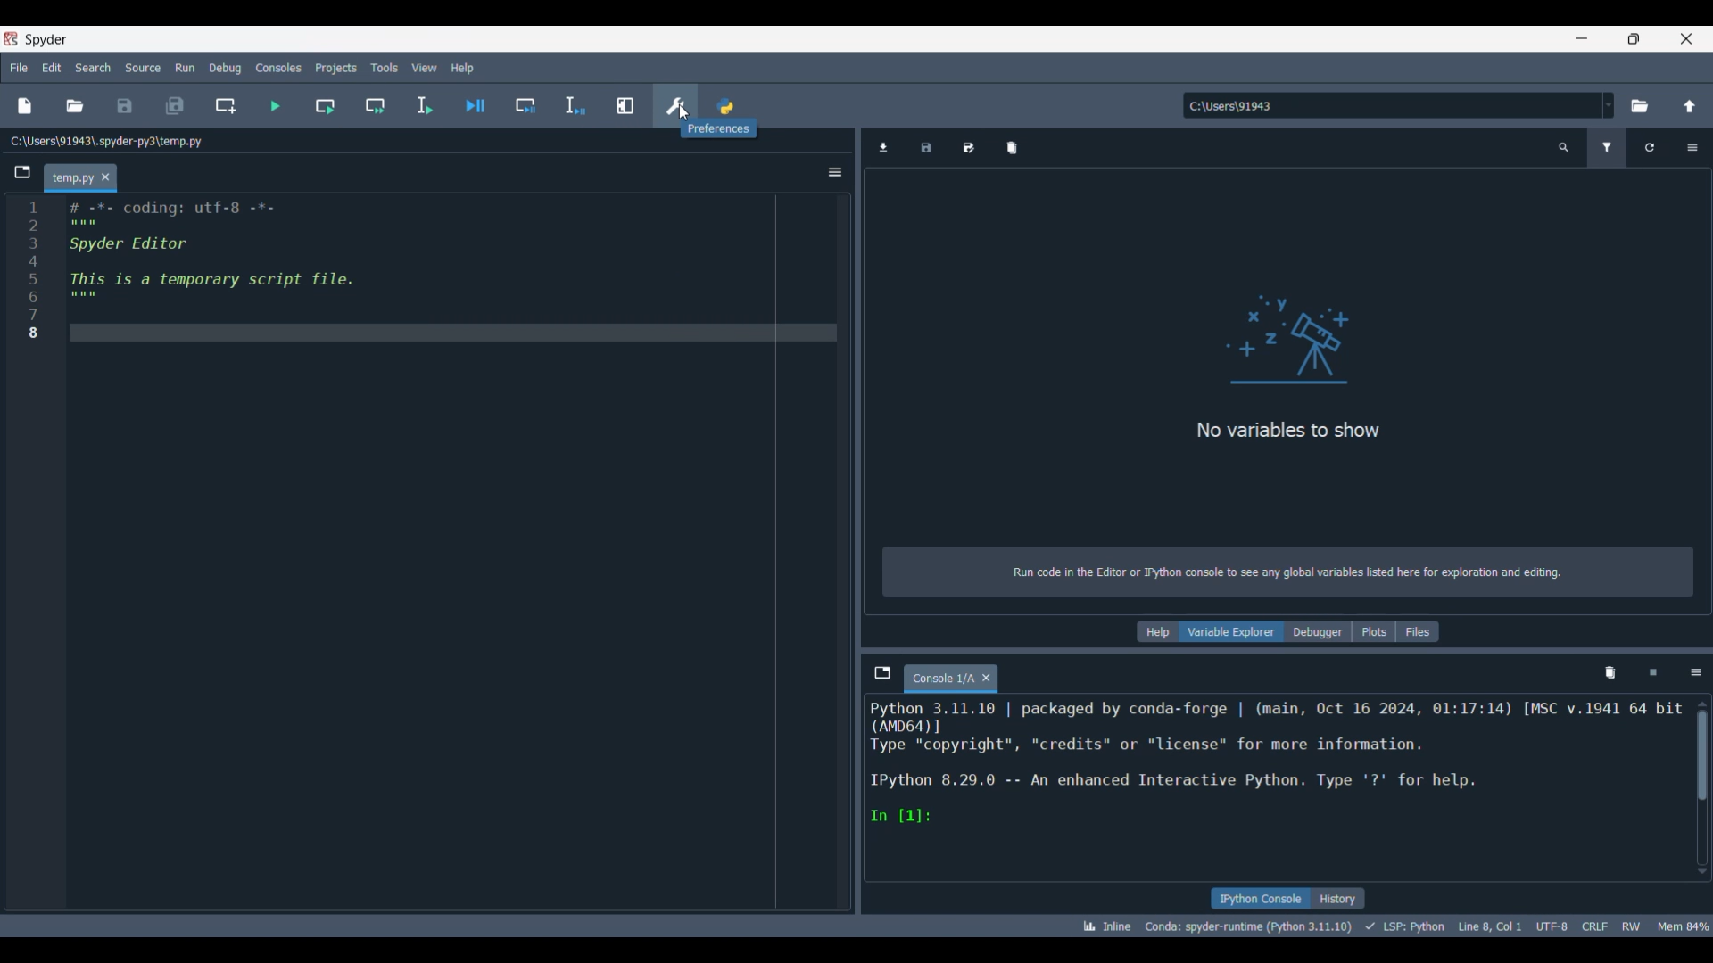  What do you see at coordinates (882, 148) in the screenshot?
I see `Import data` at bounding box center [882, 148].